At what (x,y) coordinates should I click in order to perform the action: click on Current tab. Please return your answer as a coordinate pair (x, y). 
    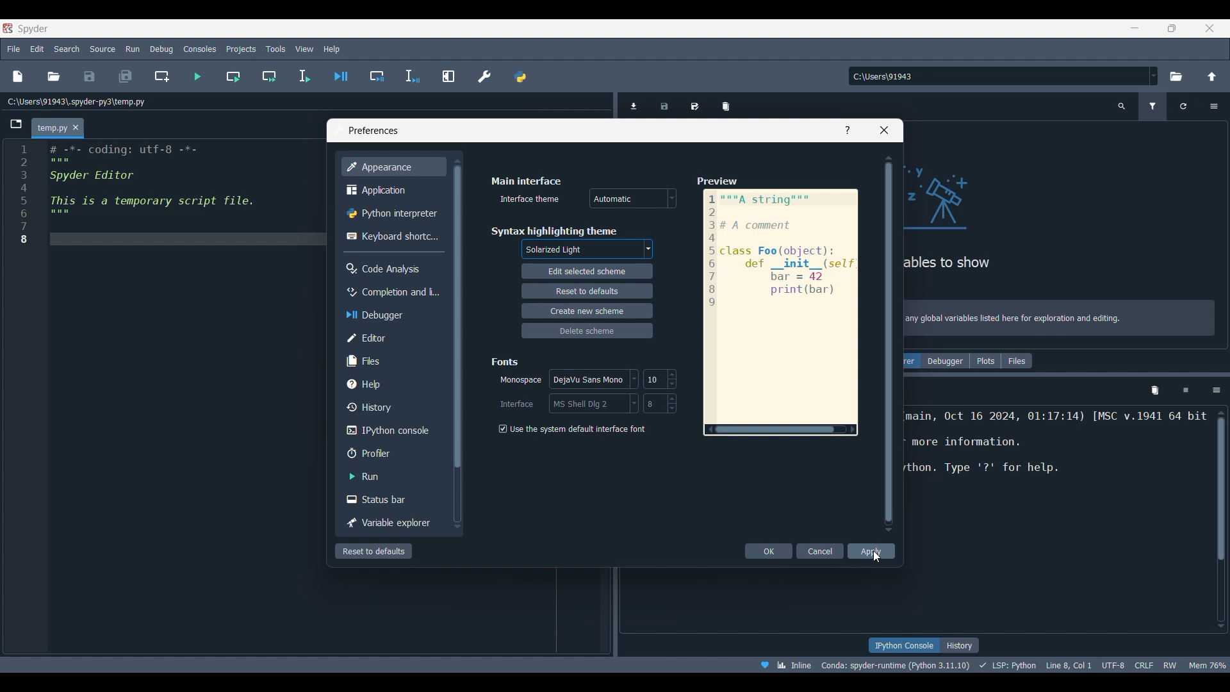
    Looking at the image, I should click on (50, 129).